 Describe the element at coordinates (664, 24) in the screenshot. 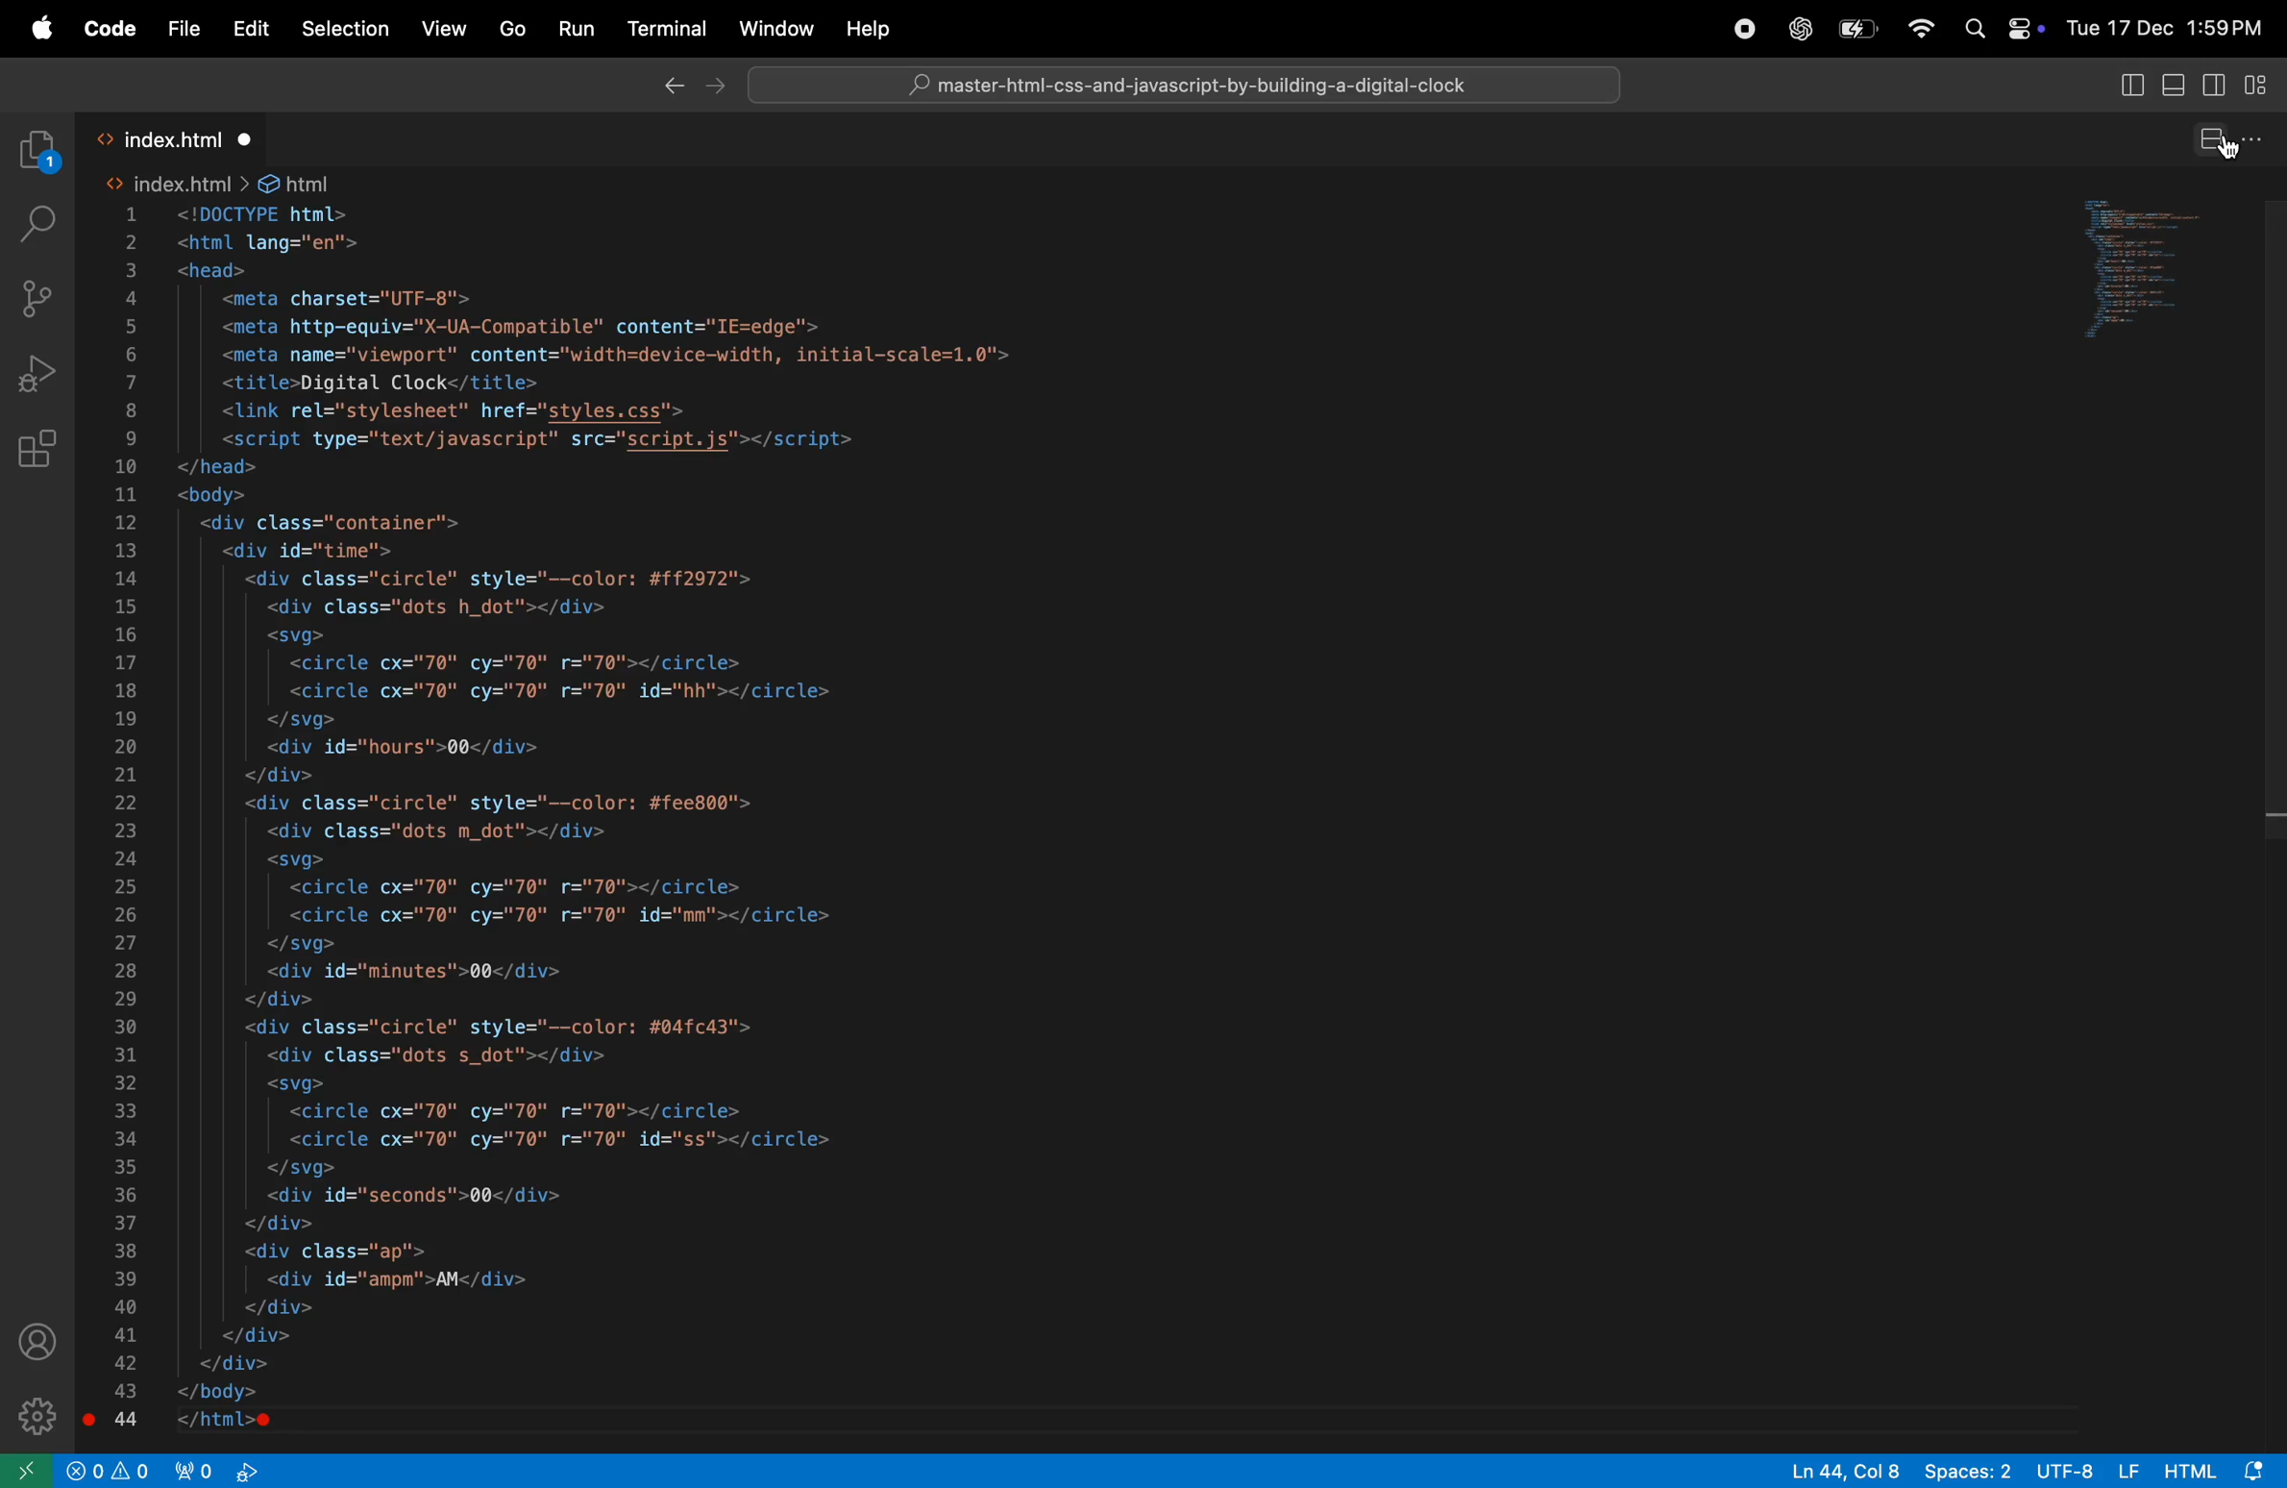

I see `terminal` at that location.